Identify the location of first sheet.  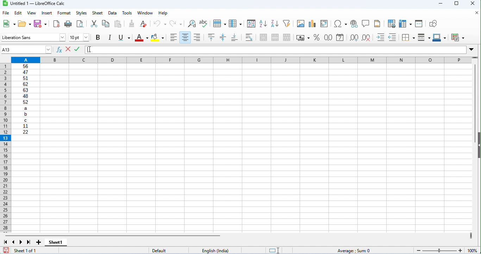
(6, 242).